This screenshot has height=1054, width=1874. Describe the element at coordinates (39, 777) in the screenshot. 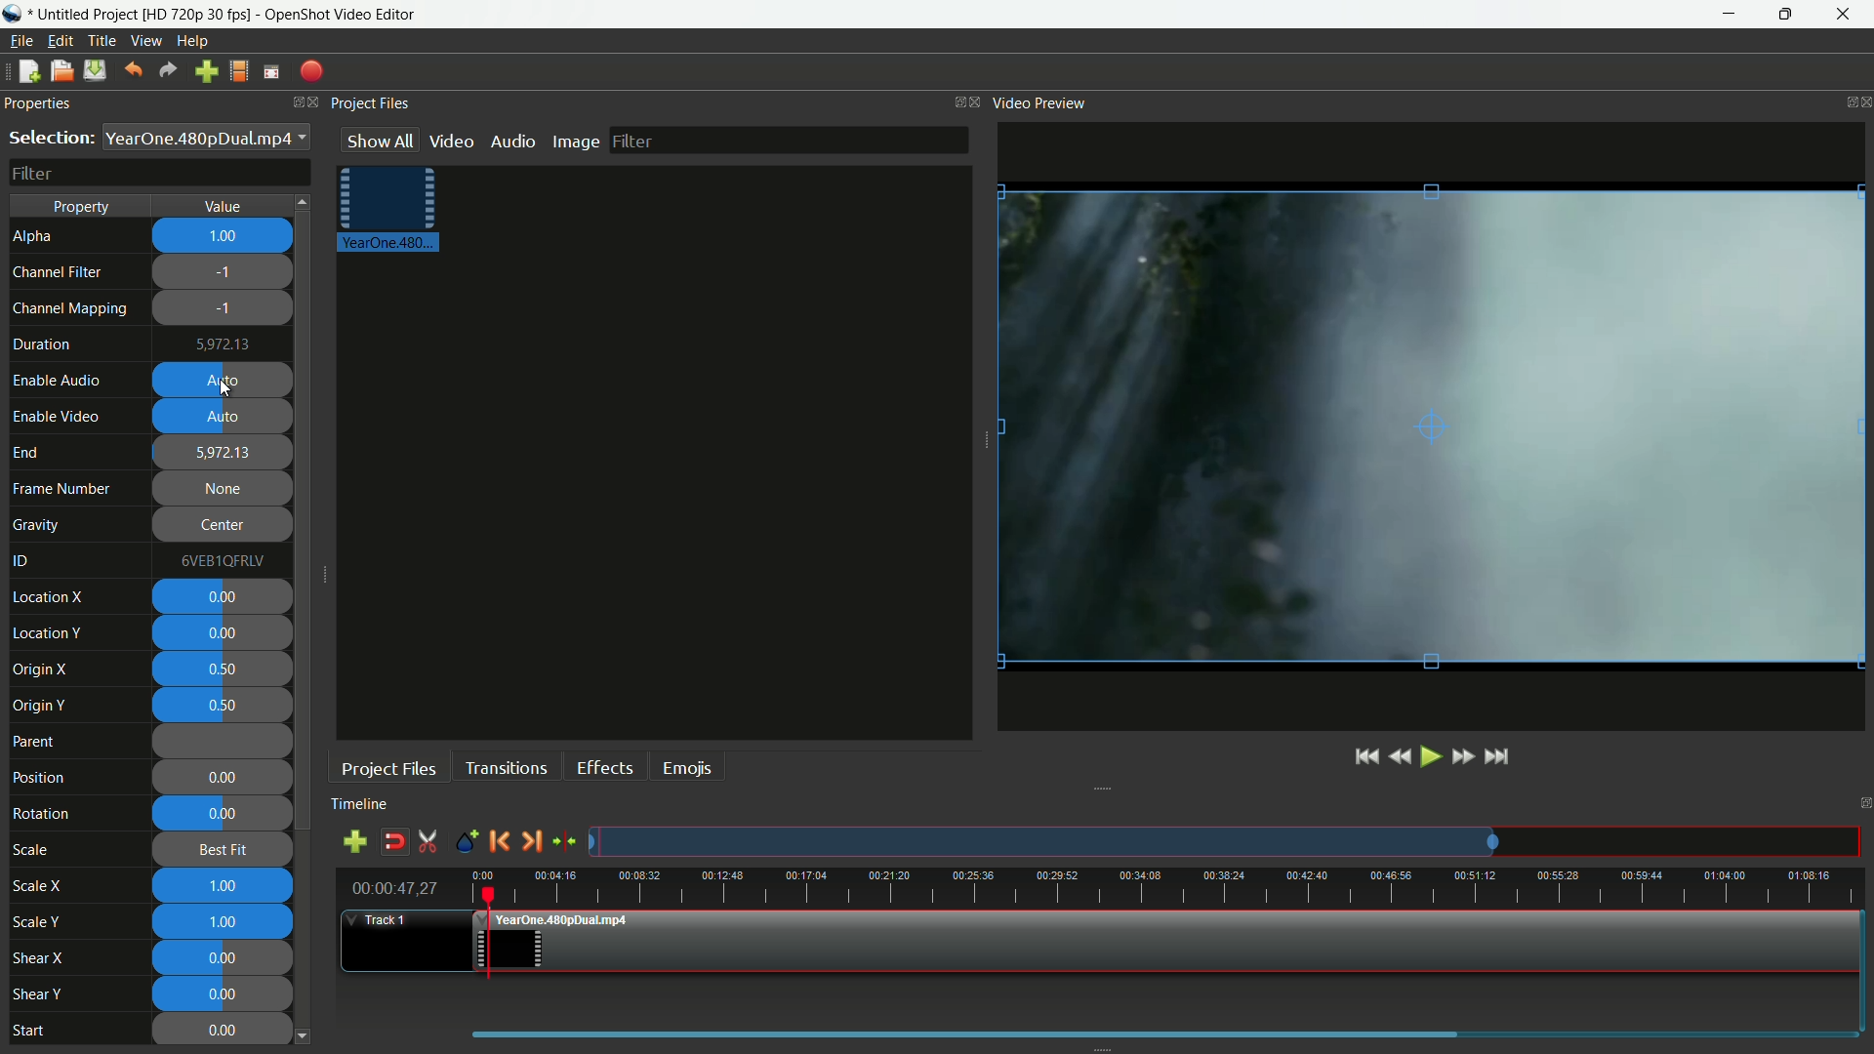

I see `position` at that location.